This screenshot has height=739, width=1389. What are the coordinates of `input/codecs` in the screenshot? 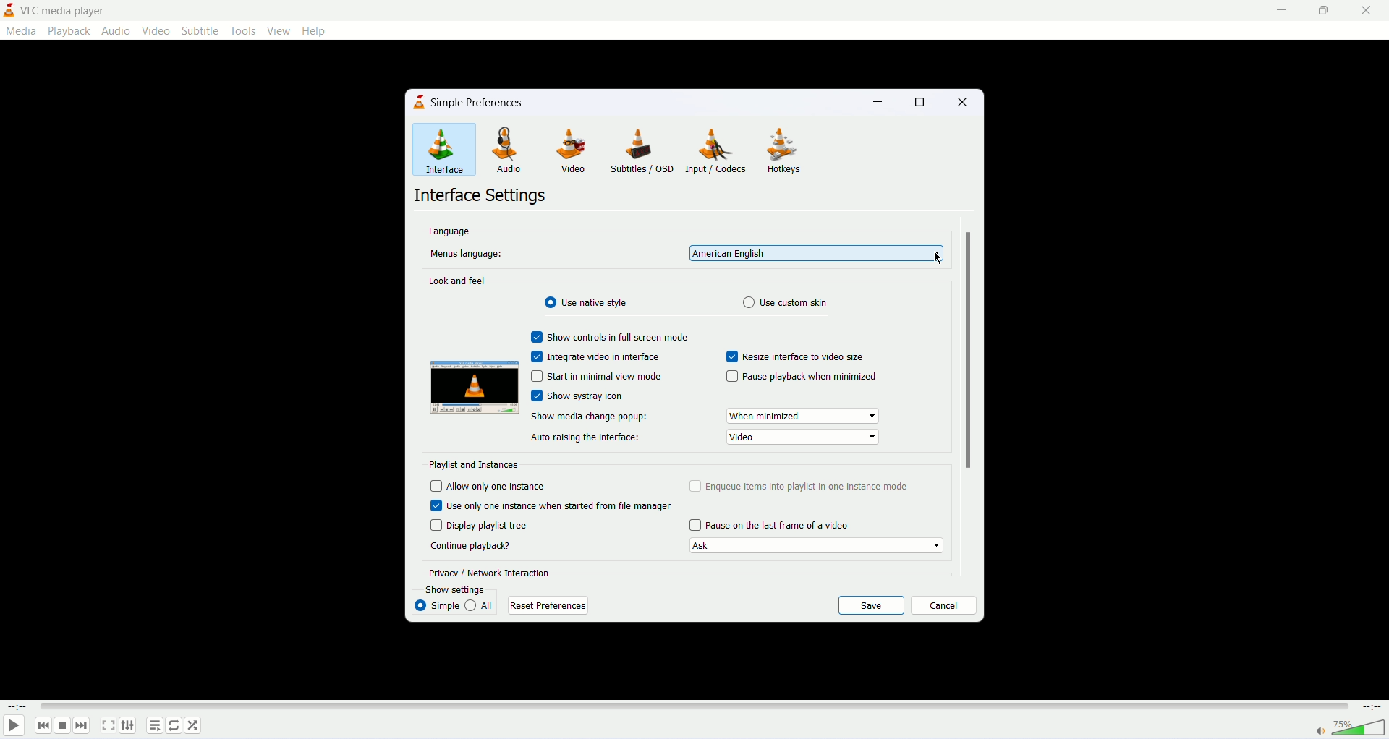 It's located at (715, 150).